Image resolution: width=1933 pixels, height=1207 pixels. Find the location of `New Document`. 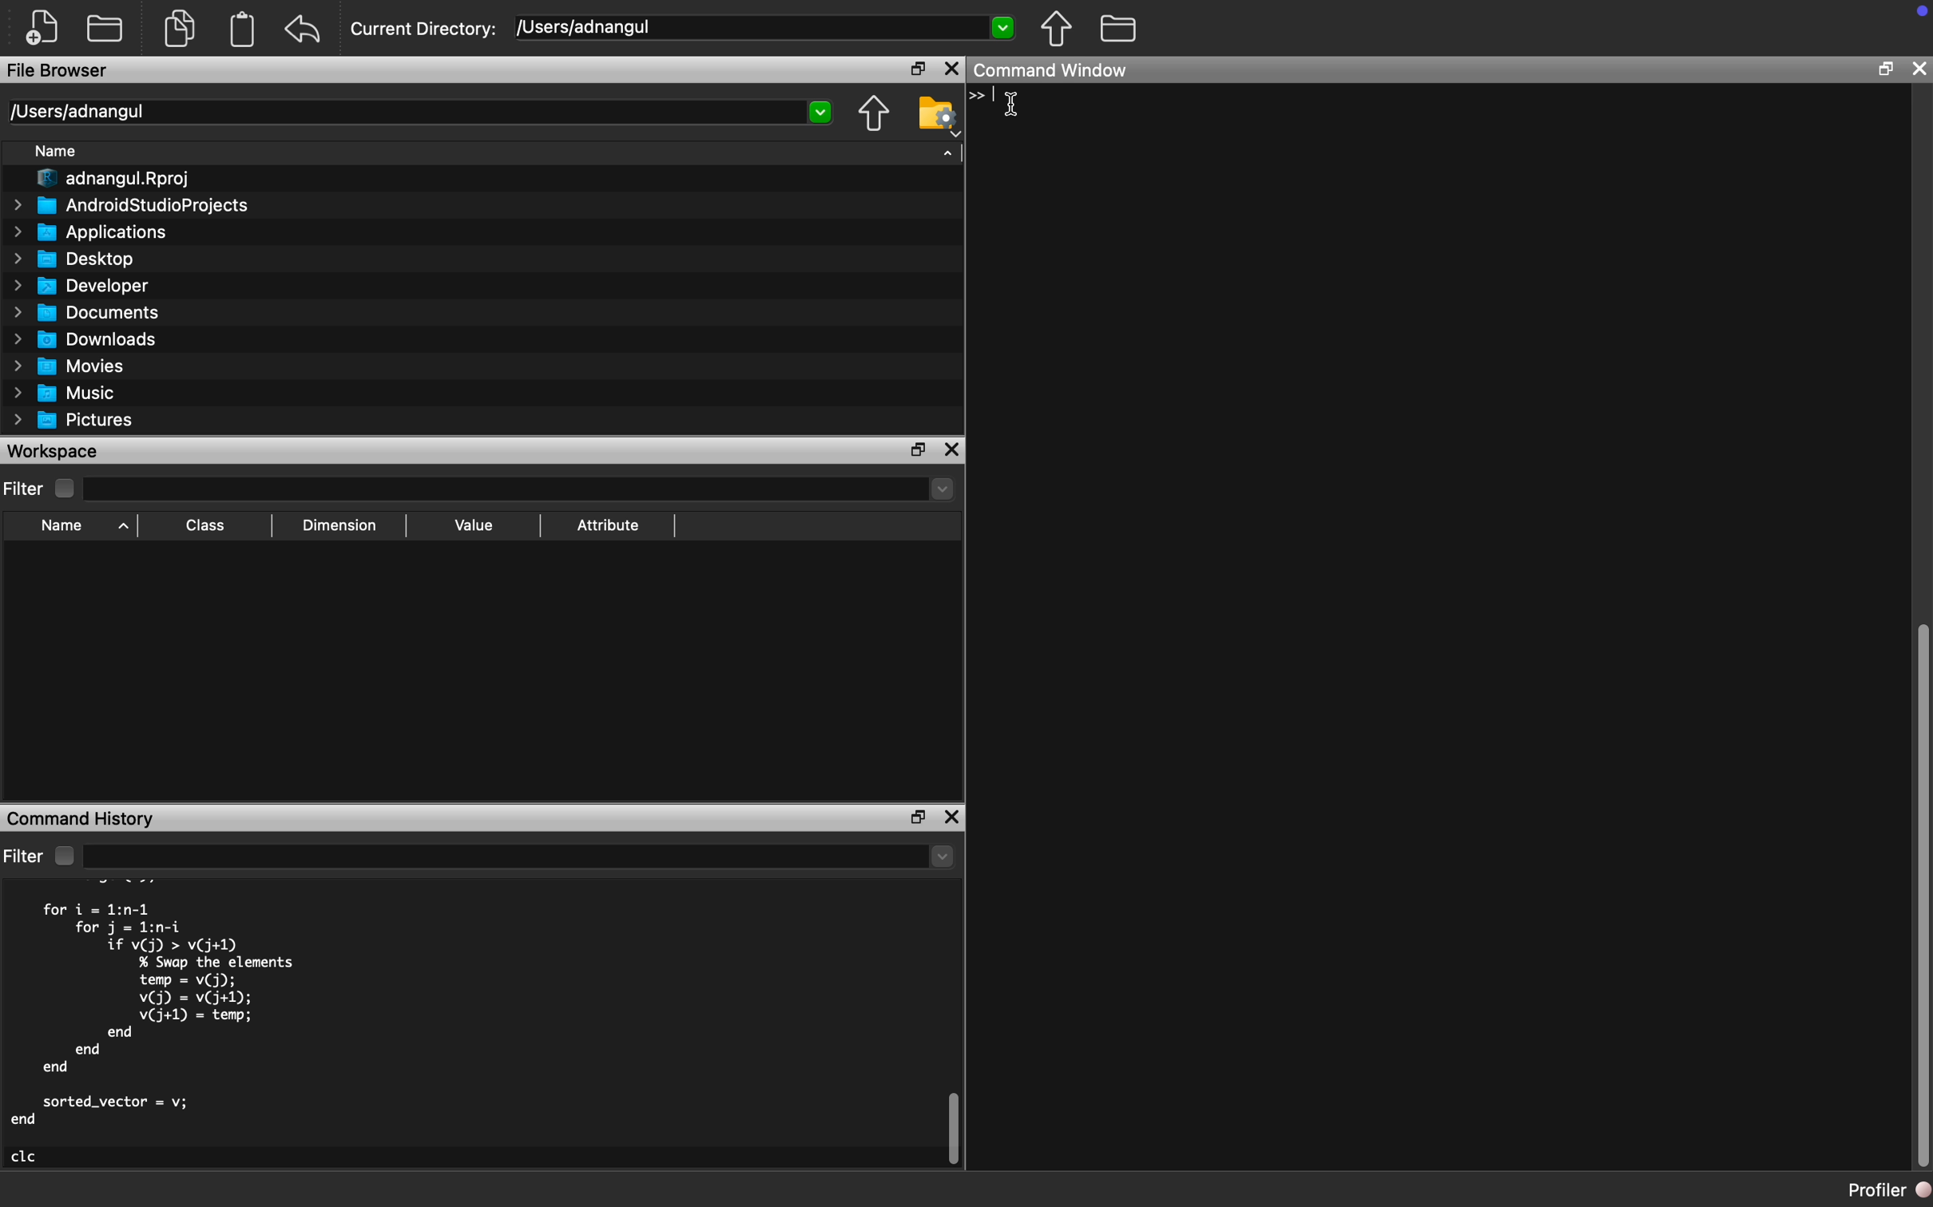

New Document is located at coordinates (42, 28).